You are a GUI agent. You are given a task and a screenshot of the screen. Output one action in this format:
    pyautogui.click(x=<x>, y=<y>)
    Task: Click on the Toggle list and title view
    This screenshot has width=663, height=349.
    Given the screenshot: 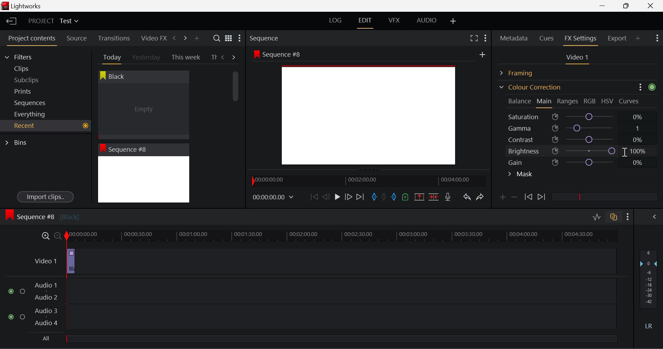 What is the action you would take?
    pyautogui.click(x=229, y=38)
    